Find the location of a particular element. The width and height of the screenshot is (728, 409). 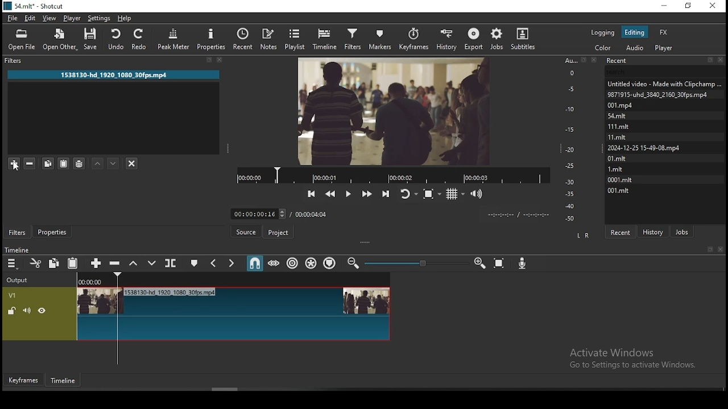

ripple all tracks is located at coordinates (312, 264).